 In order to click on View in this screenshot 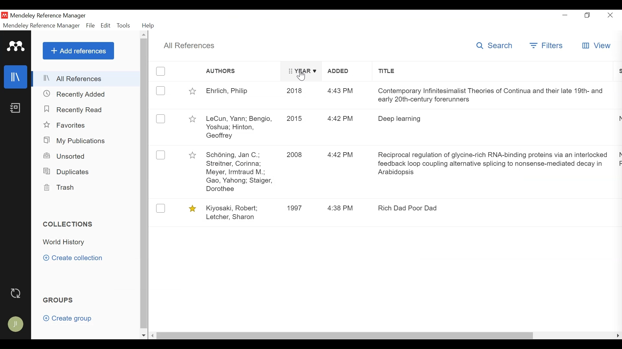, I will do `click(596, 45)`.